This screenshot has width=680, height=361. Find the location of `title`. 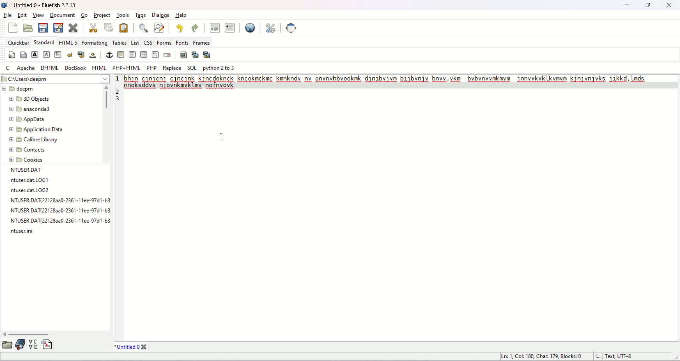

title is located at coordinates (46, 5).